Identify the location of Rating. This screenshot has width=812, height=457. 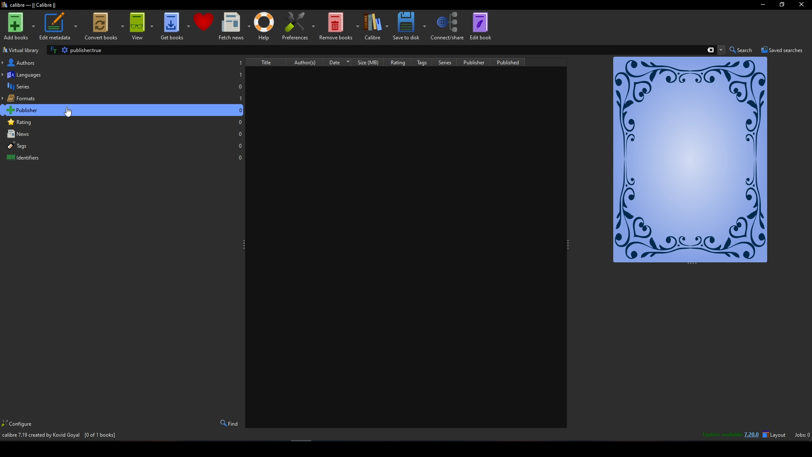
(123, 122).